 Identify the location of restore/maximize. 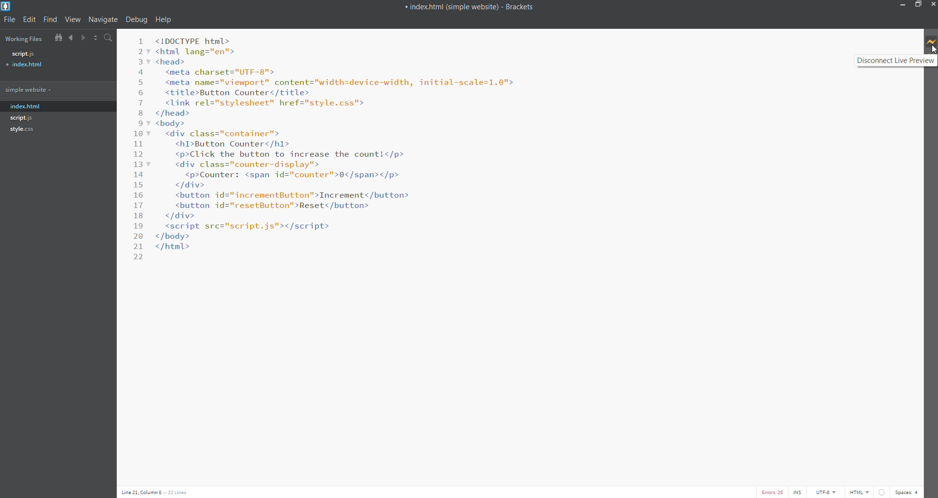
(918, 6).